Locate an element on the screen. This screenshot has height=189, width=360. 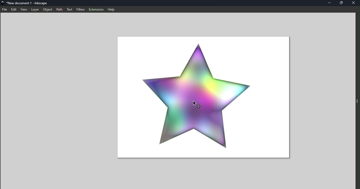
Text is located at coordinates (70, 10).